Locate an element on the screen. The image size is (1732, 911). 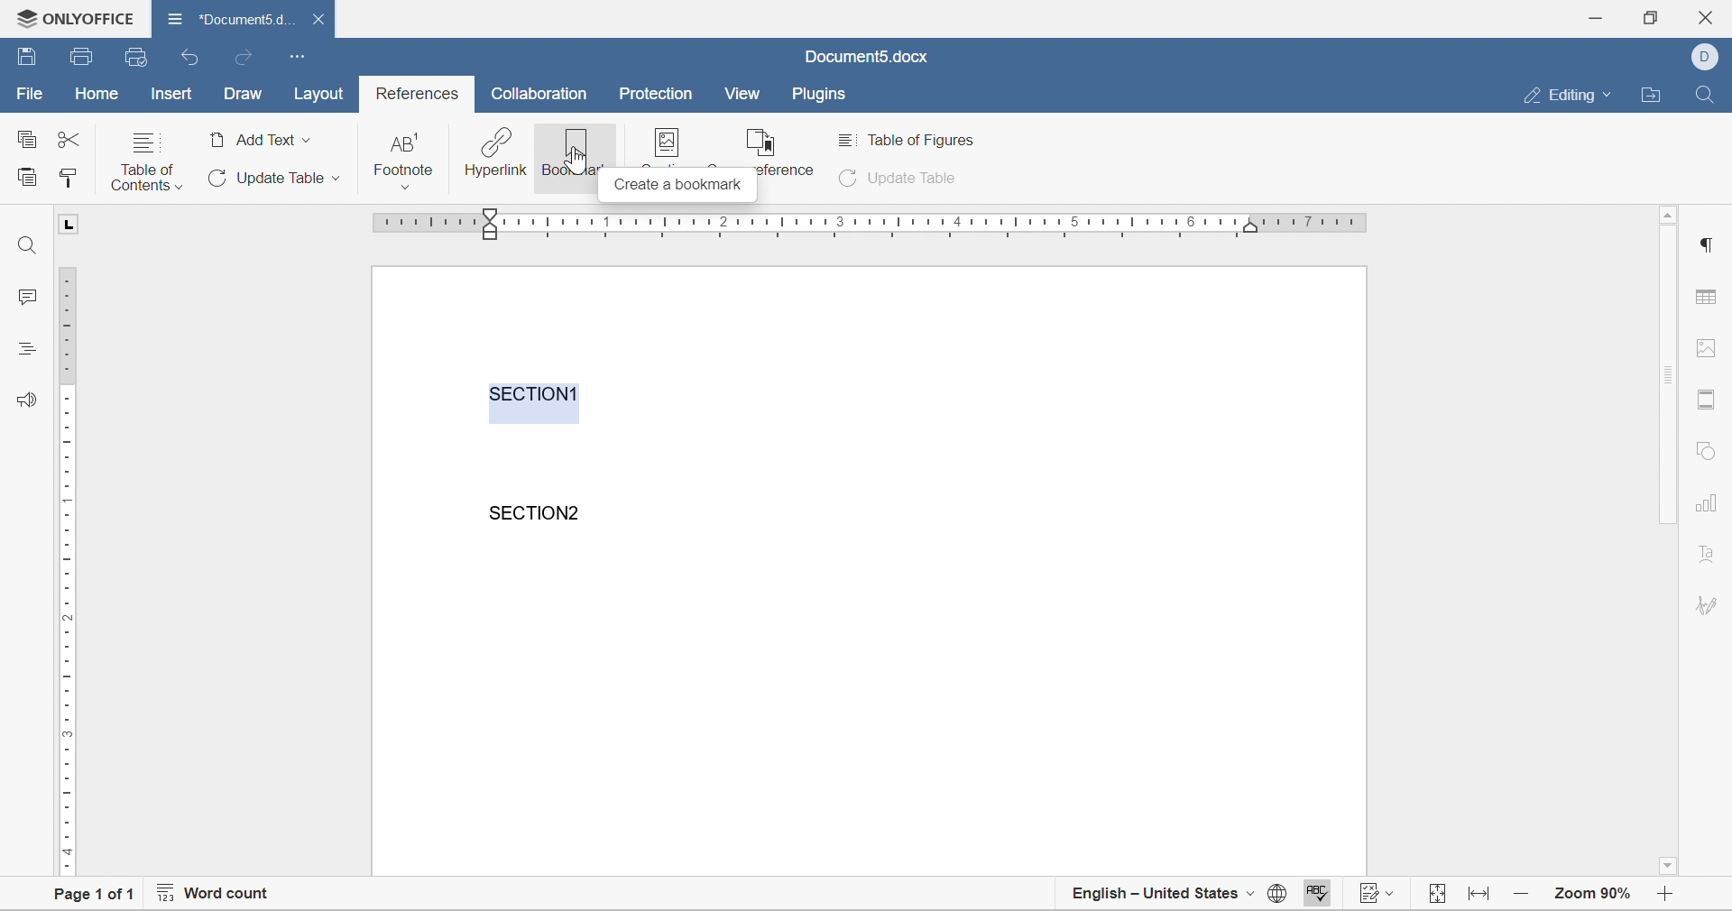
english - united states is located at coordinates (1164, 896).